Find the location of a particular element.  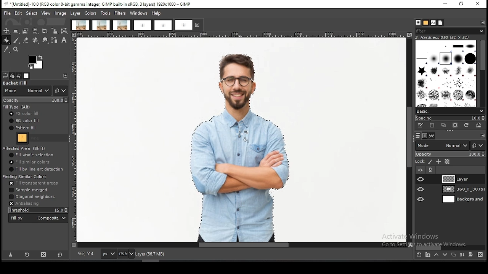

undo history is located at coordinates (19, 76).